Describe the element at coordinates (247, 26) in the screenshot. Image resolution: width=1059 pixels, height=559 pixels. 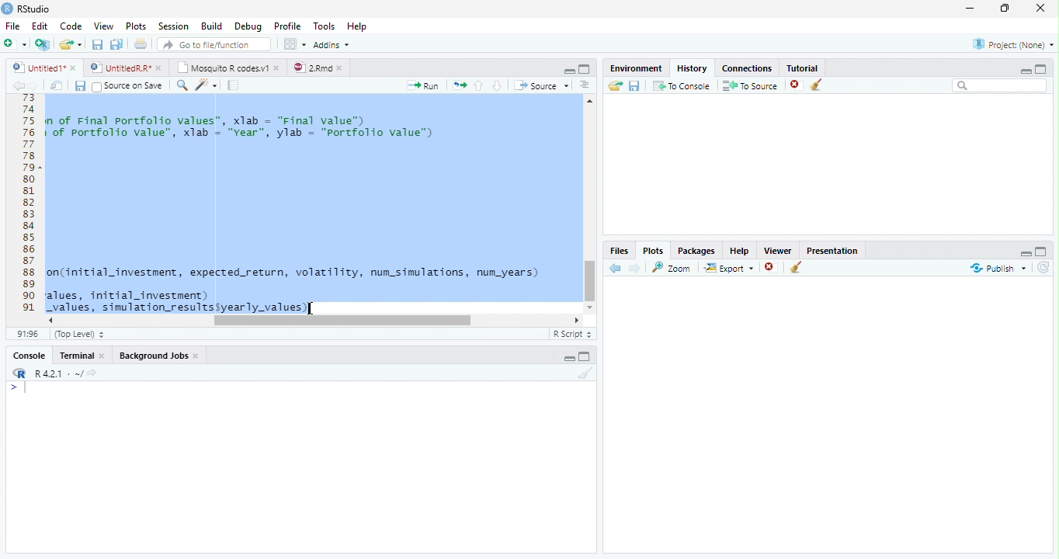
I see `Debug` at that location.